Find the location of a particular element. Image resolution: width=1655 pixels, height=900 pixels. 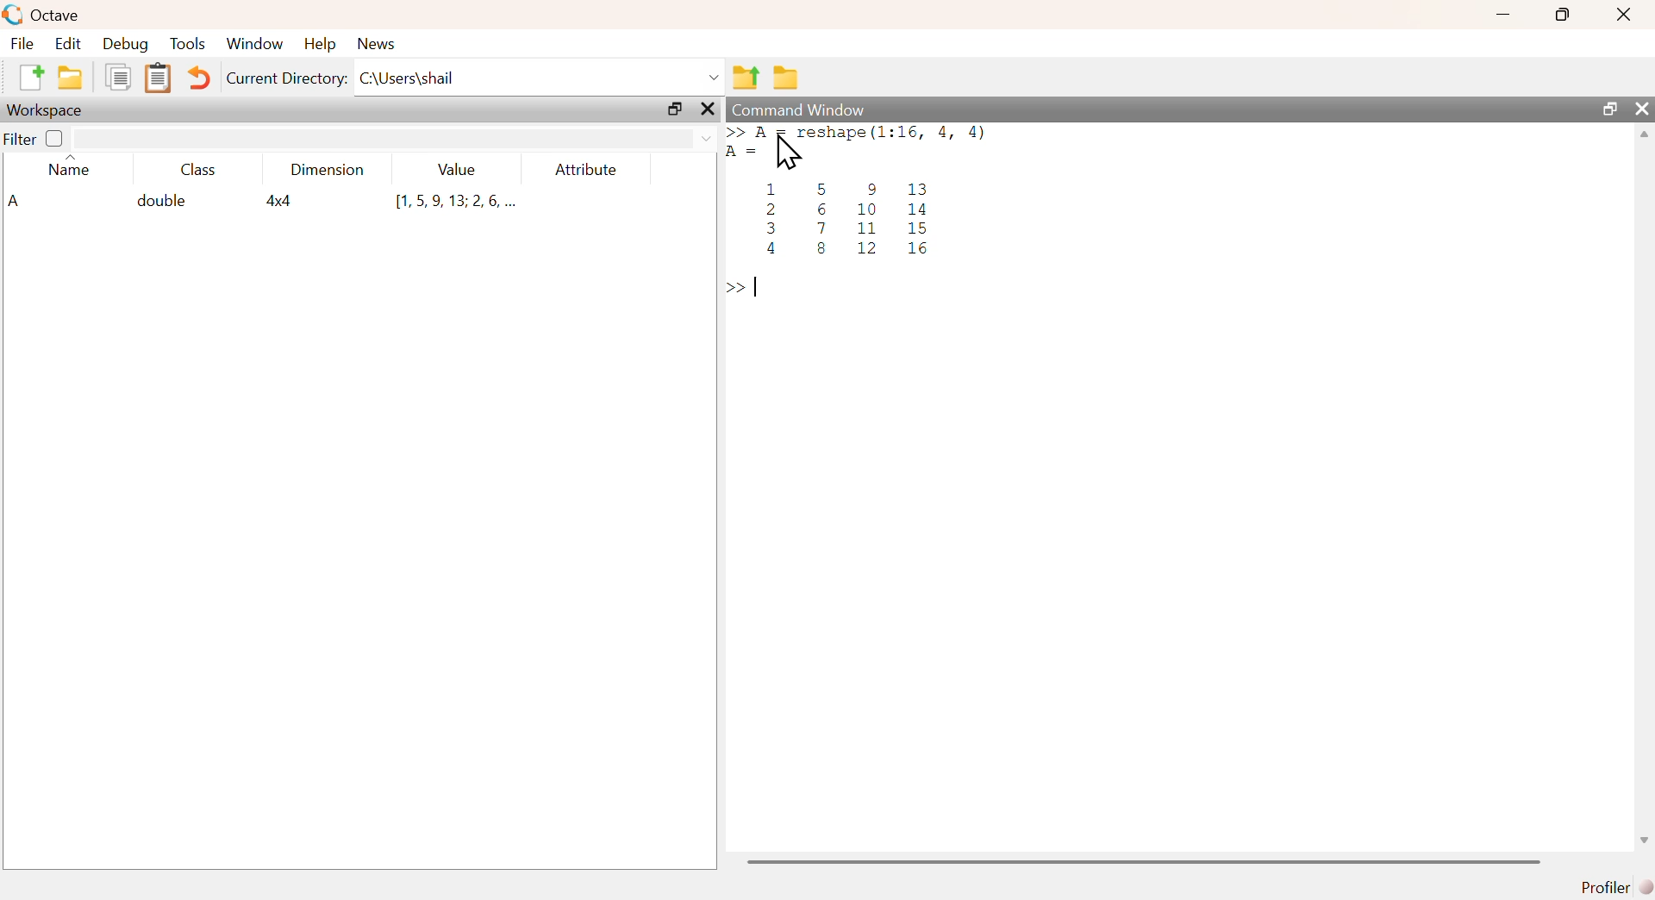

attribute is located at coordinates (591, 171).